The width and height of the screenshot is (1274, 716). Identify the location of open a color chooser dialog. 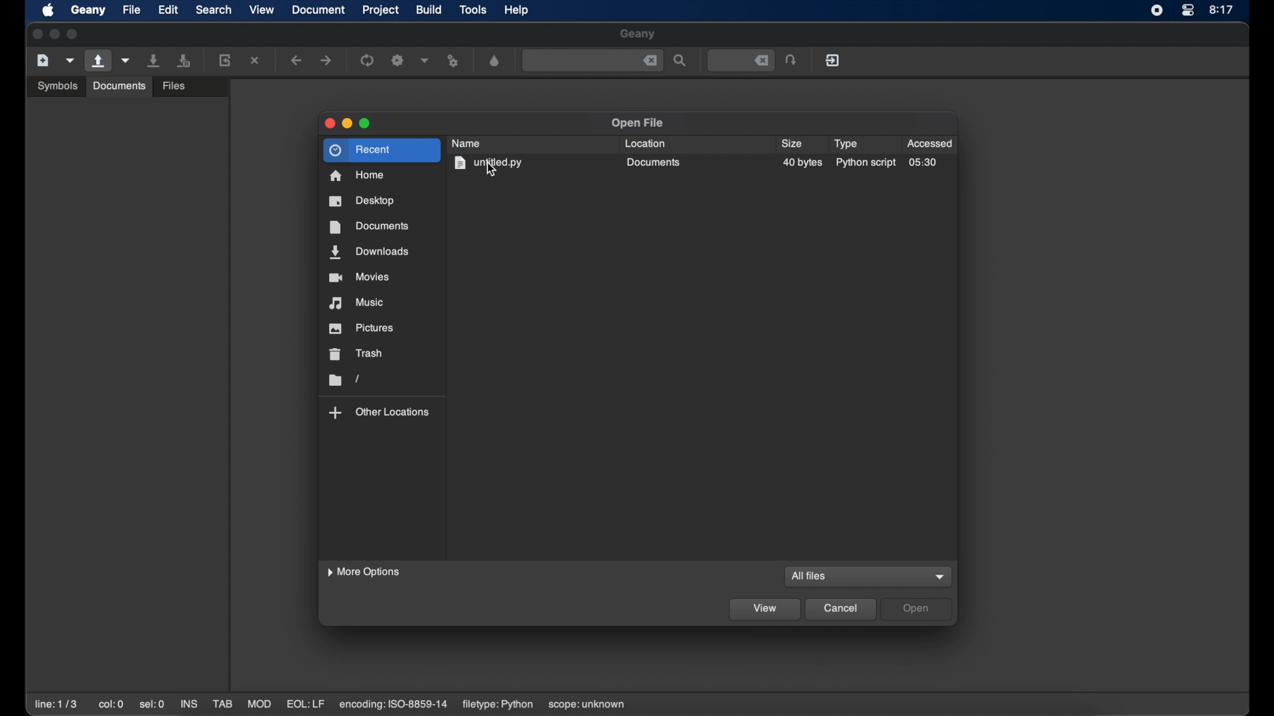
(495, 61).